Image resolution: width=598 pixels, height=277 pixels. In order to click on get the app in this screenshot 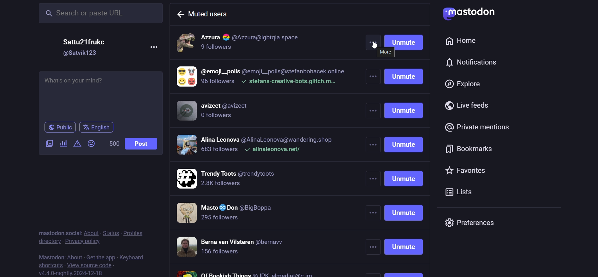, I will do `click(100, 256)`.